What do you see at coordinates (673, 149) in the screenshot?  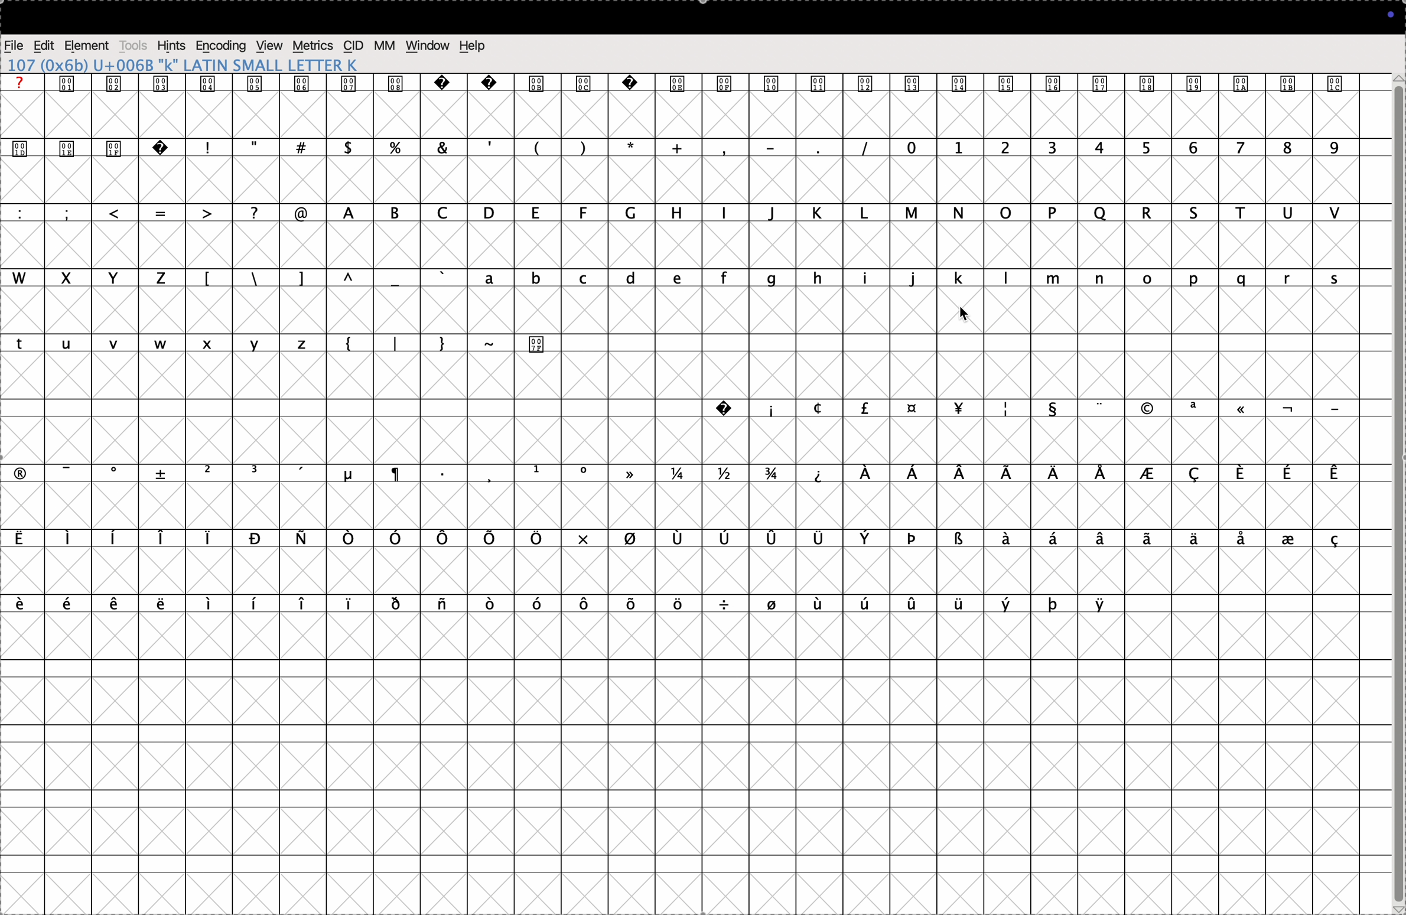 I see `+` at bounding box center [673, 149].